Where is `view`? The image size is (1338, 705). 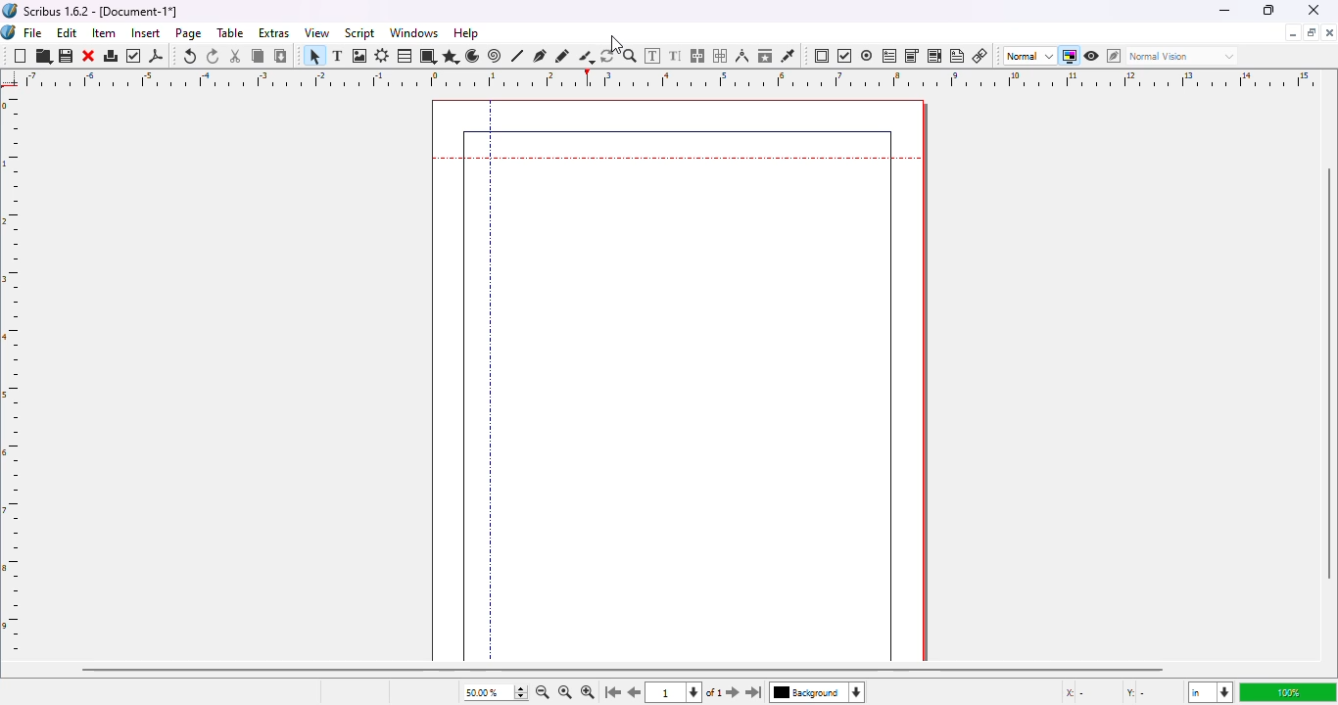 view is located at coordinates (317, 32).